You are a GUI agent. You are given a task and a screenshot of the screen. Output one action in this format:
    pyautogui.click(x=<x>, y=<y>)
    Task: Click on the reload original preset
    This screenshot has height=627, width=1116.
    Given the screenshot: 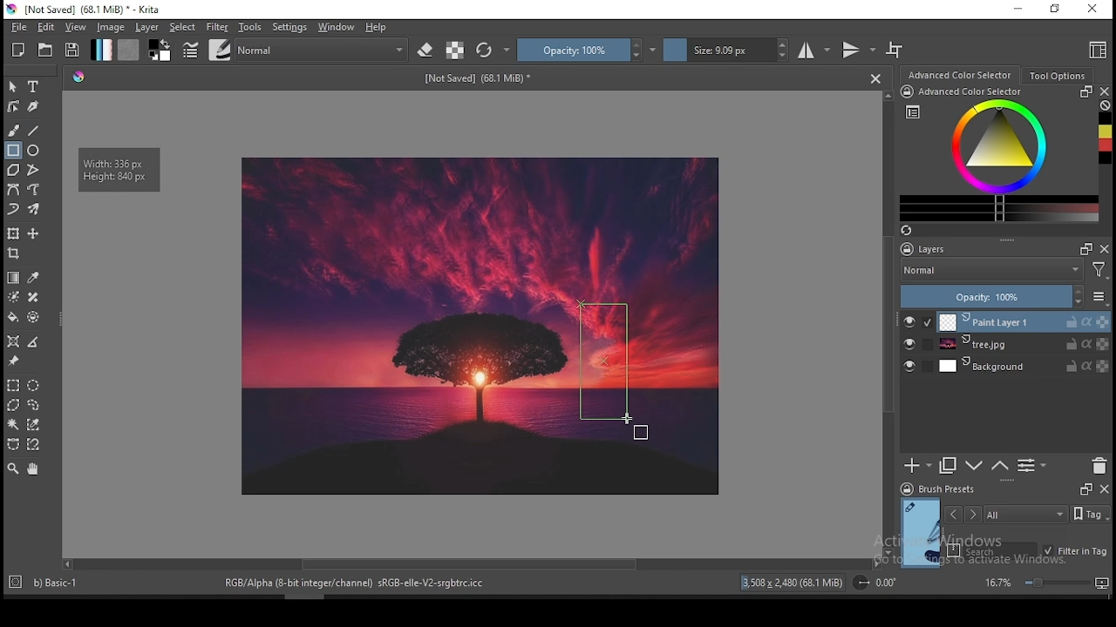 What is the action you would take?
    pyautogui.click(x=493, y=51)
    